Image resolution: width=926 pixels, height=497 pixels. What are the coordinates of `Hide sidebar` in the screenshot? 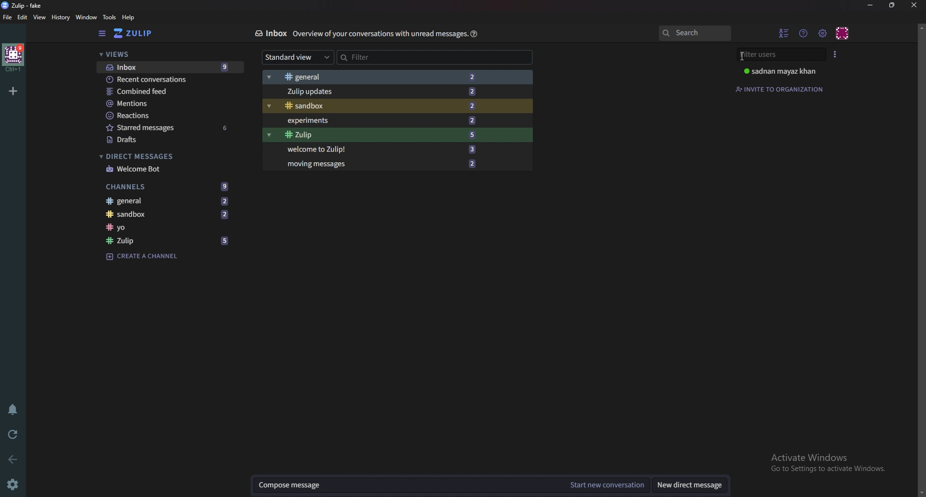 It's located at (101, 34).